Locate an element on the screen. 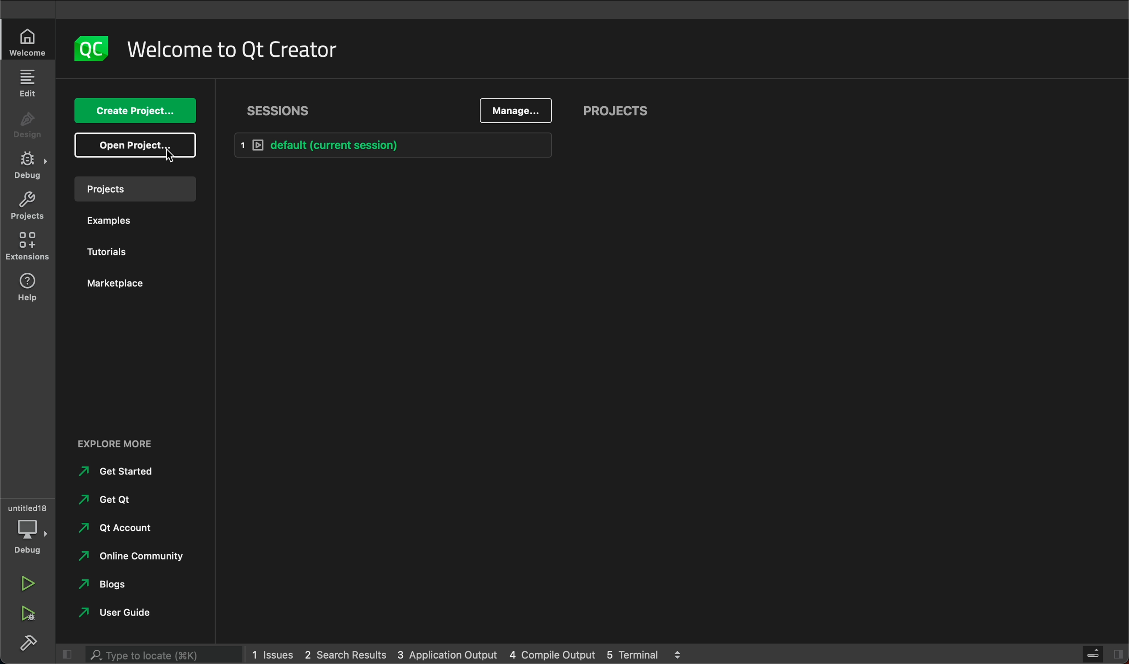 The width and height of the screenshot is (1129, 664). 5 Terminal is located at coordinates (635, 655).